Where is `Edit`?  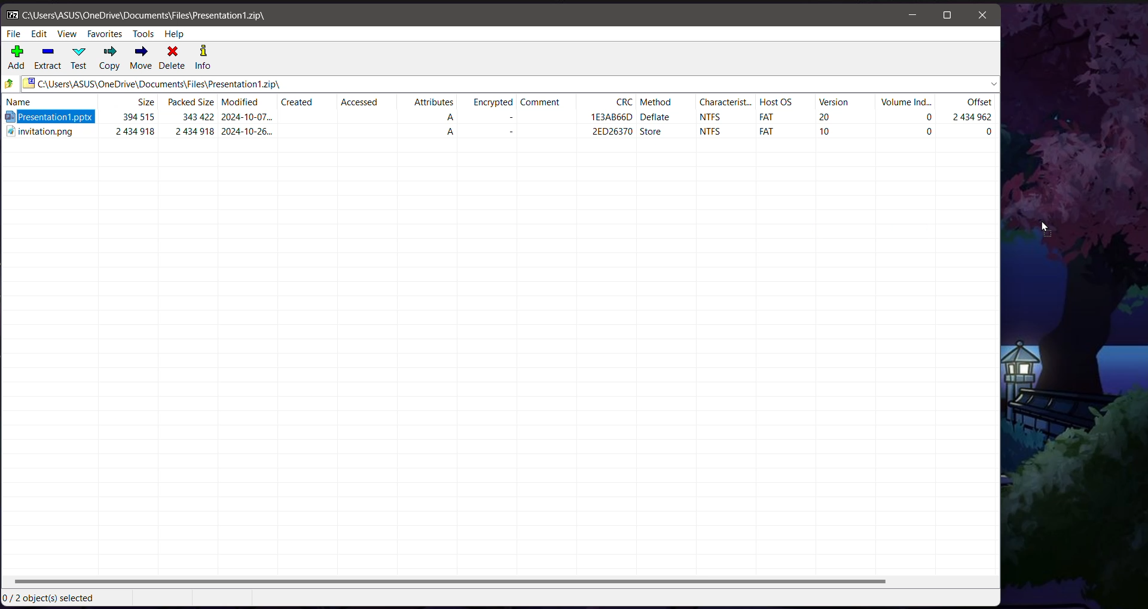
Edit is located at coordinates (40, 34).